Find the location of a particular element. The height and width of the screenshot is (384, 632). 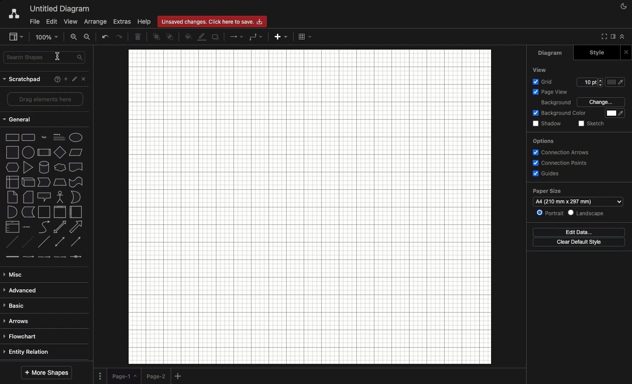

General is located at coordinates (19, 120).